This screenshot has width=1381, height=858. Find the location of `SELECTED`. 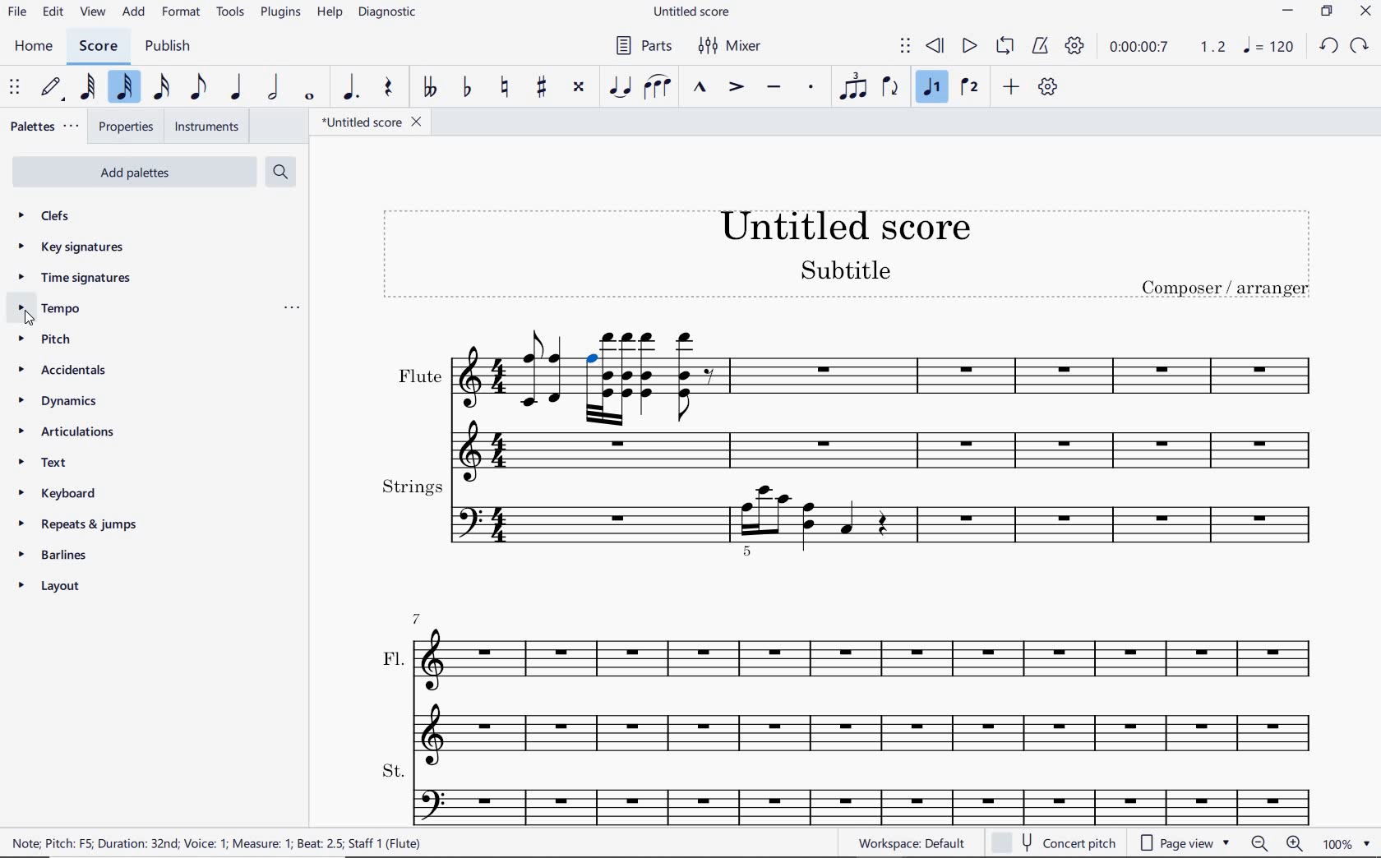

SELECTED is located at coordinates (591, 354).